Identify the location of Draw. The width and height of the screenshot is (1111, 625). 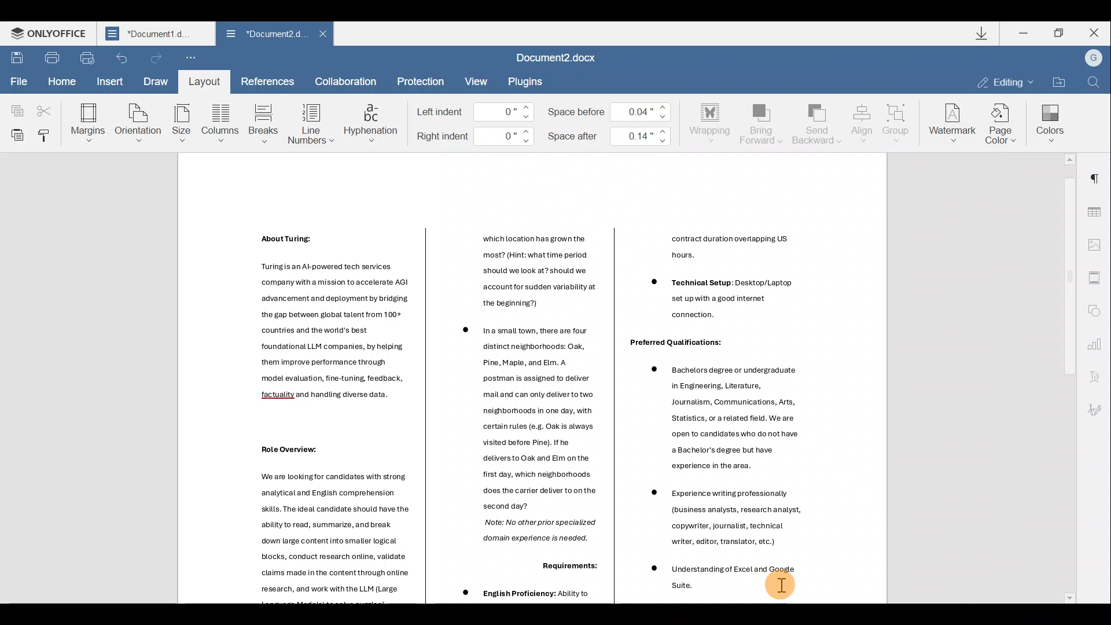
(156, 79).